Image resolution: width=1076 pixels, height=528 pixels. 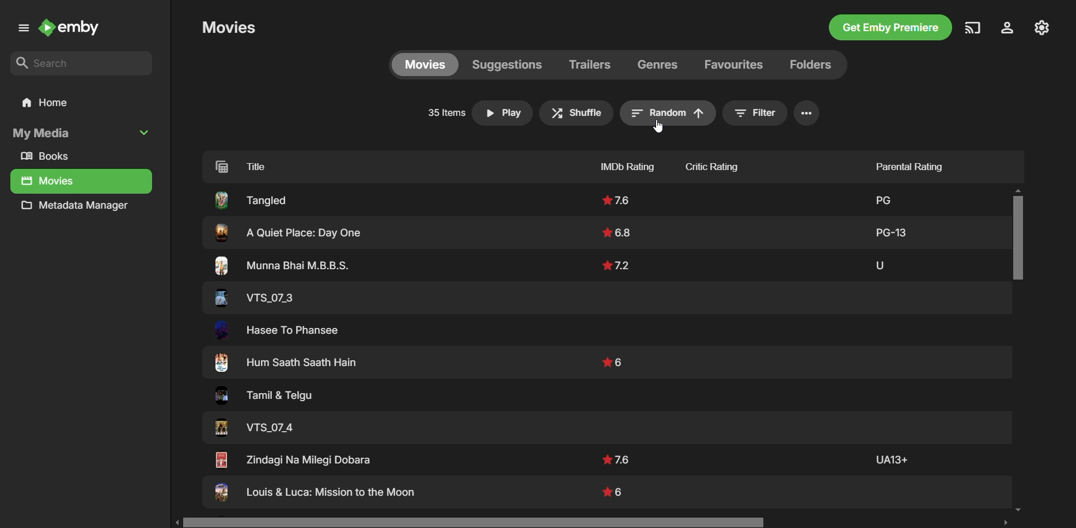 What do you see at coordinates (503, 113) in the screenshot?
I see `Play` at bounding box center [503, 113].